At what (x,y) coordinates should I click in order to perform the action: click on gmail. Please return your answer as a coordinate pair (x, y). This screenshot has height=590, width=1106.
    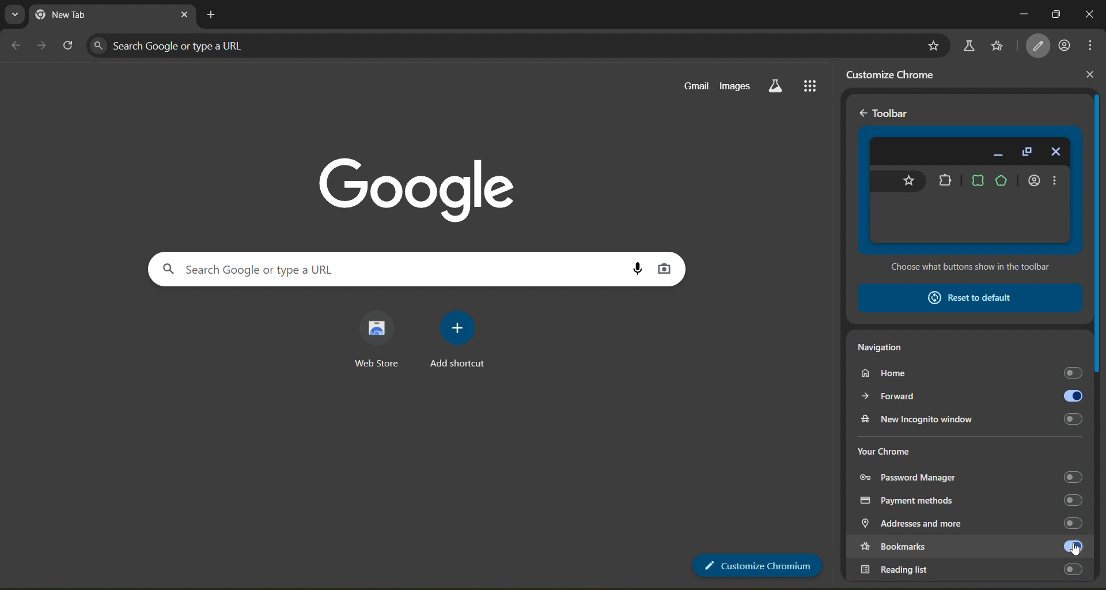
    Looking at the image, I should click on (695, 86).